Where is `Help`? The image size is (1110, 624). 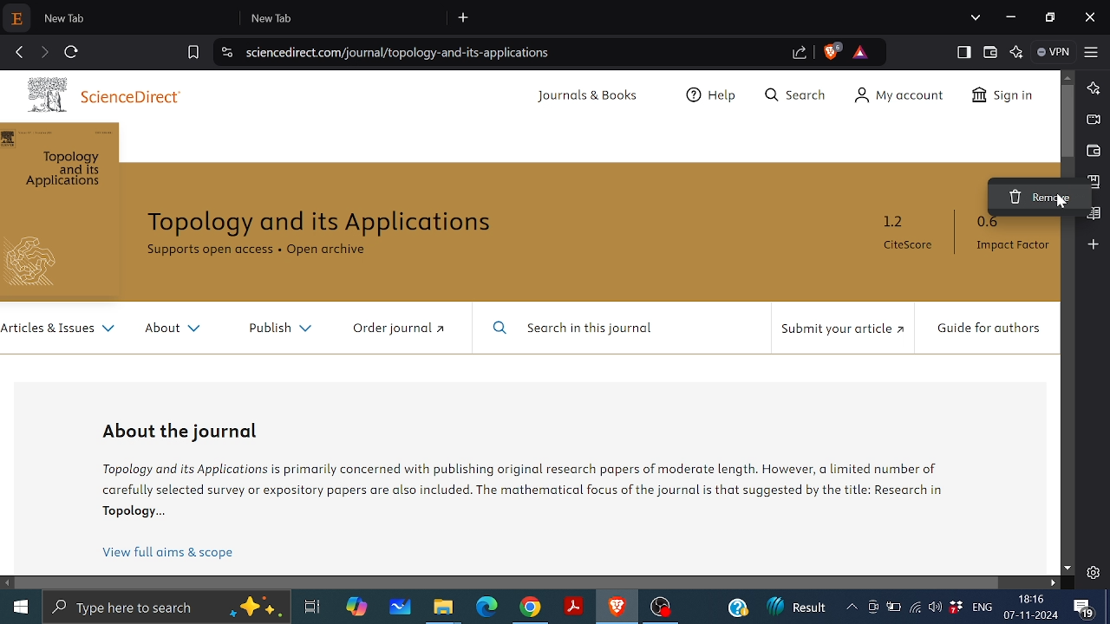 Help is located at coordinates (736, 608).